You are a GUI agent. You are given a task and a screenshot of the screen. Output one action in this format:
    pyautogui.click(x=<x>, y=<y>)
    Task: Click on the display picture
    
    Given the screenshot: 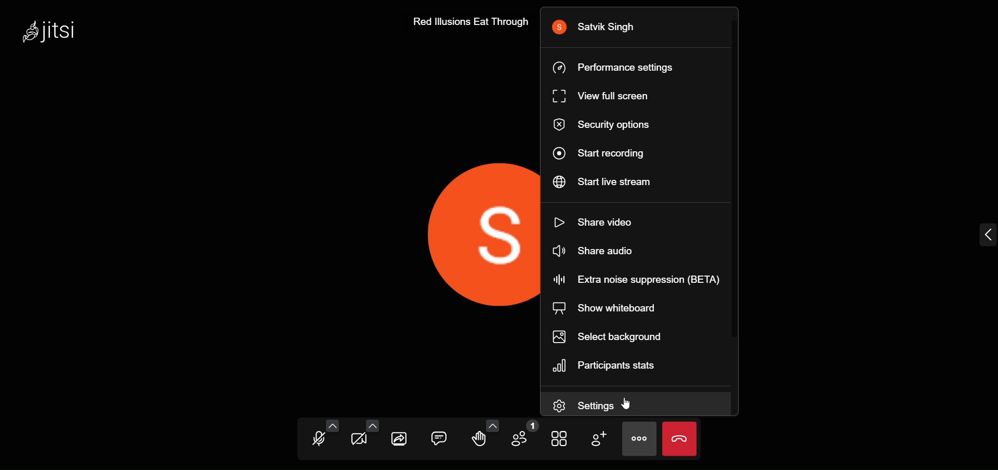 What is the action you would take?
    pyautogui.click(x=480, y=232)
    